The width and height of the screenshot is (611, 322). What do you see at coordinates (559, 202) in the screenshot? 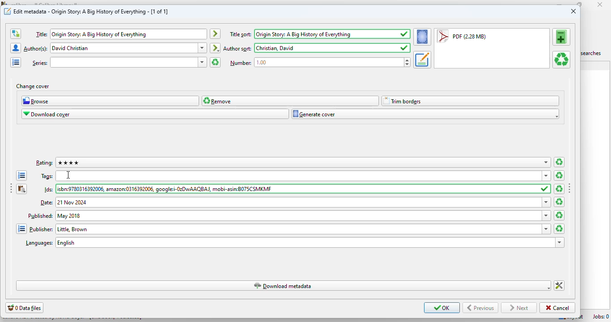
I see `clear date` at bounding box center [559, 202].